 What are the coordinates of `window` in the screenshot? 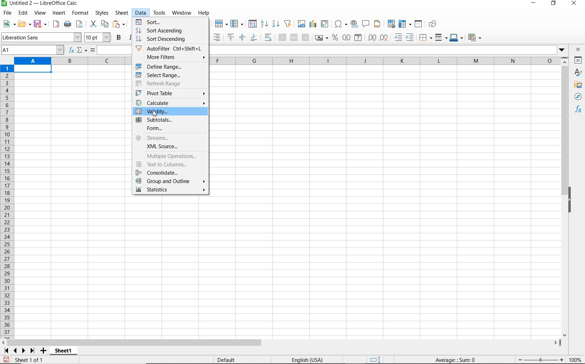 It's located at (181, 12).